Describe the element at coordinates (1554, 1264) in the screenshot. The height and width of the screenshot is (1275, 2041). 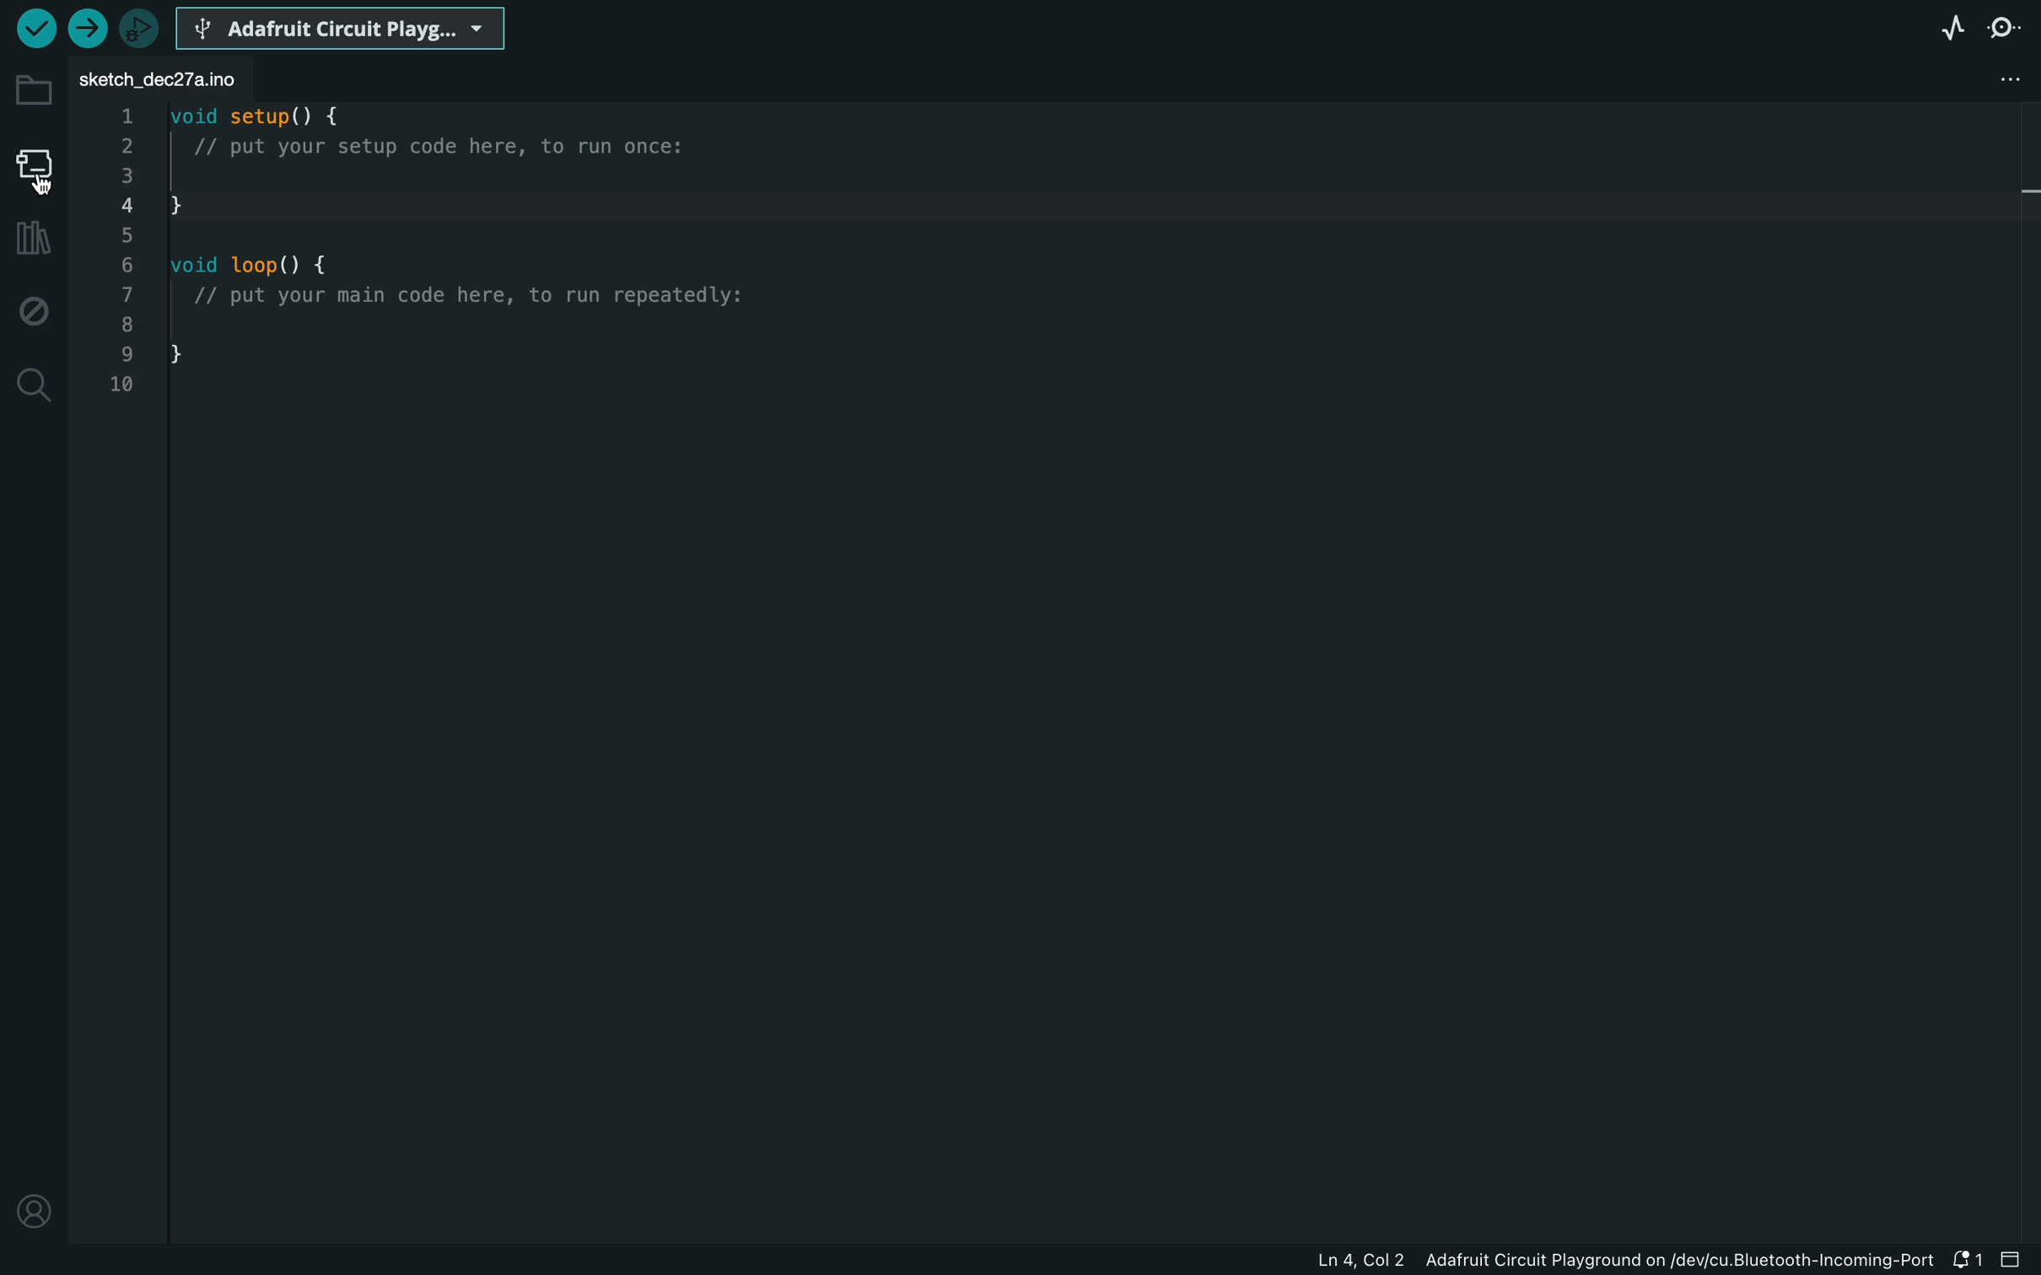
I see `file information` at that location.